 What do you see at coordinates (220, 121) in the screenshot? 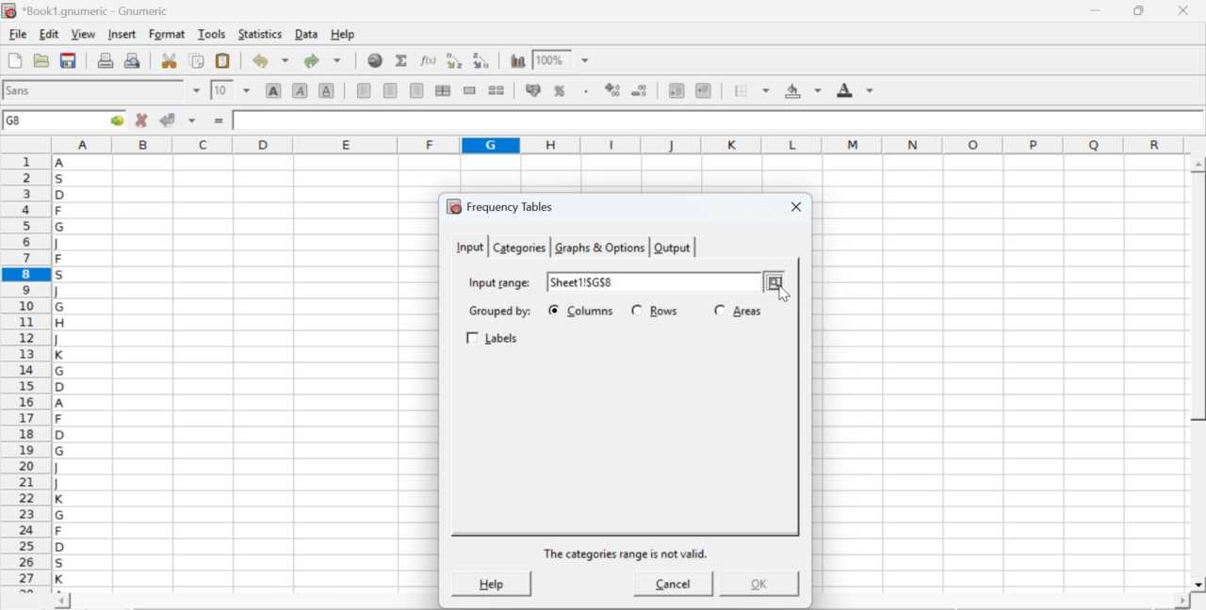
I see `enter formula` at bounding box center [220, 121].